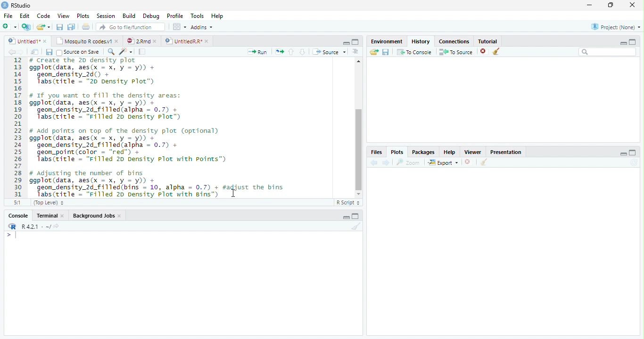 This screenshot has width=644, height=339. Describe the element at coordinates (347, 43) in the screenshot. I see `minimize` at that location.